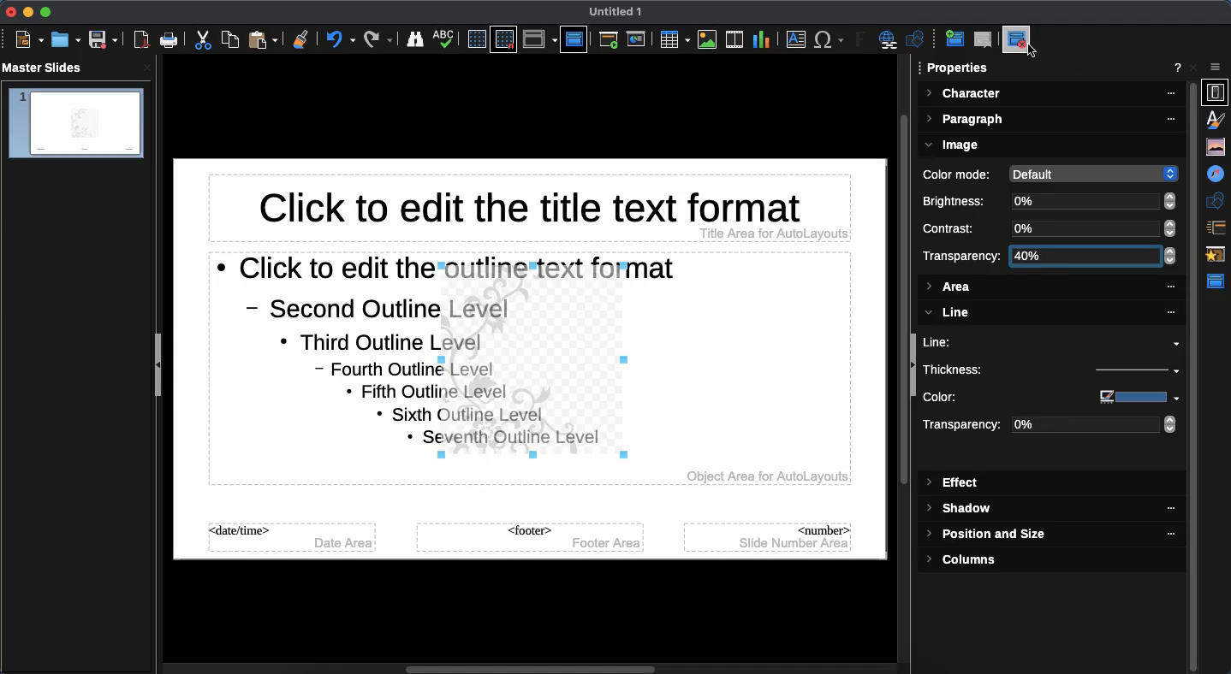 The image size is (1231, 674). What do you see at coordinates (300, 39) in the screenshot?
I see `Clean formatting` at bounding box center [300, 39].